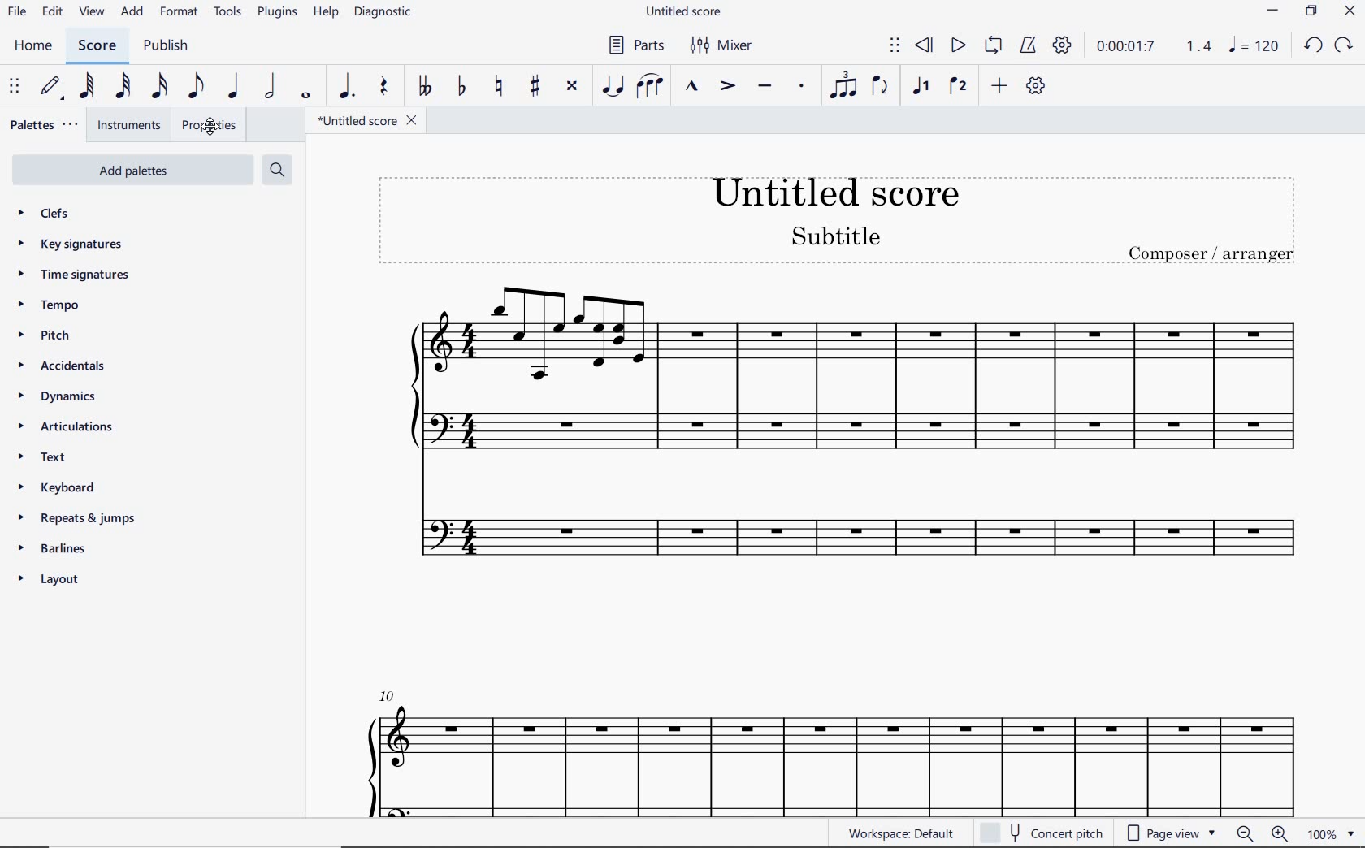  Describe the element at coordinates (1043, 833) in the screenshot. I see `CONCERT PITCH` at that location.